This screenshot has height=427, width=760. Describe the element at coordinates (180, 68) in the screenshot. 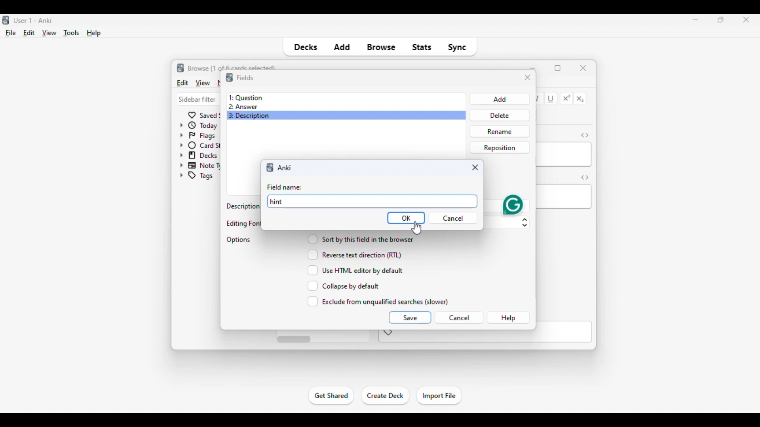

I see `logo` at that location.